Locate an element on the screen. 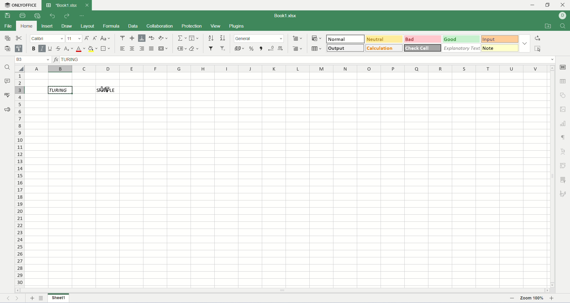 The height and width of the screenshot is (303, 570). normal is located at coordinates (345, 39).